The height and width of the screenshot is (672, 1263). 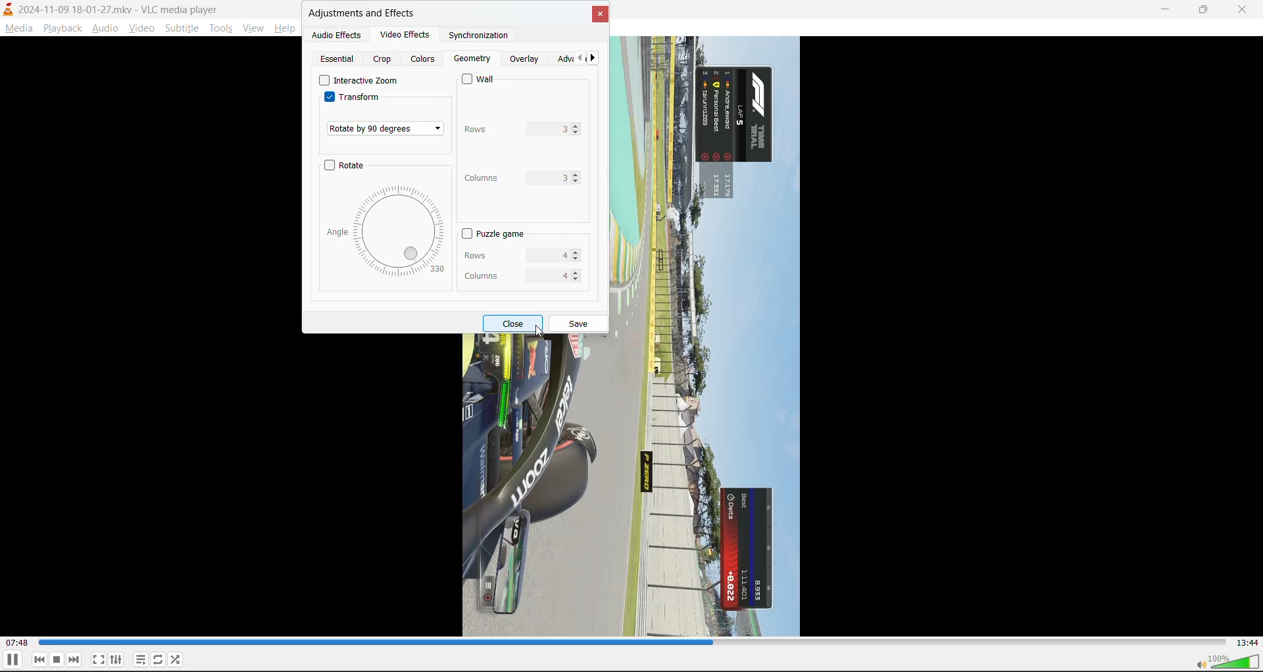 I want to click on geometry, so click(x=475, y=59).